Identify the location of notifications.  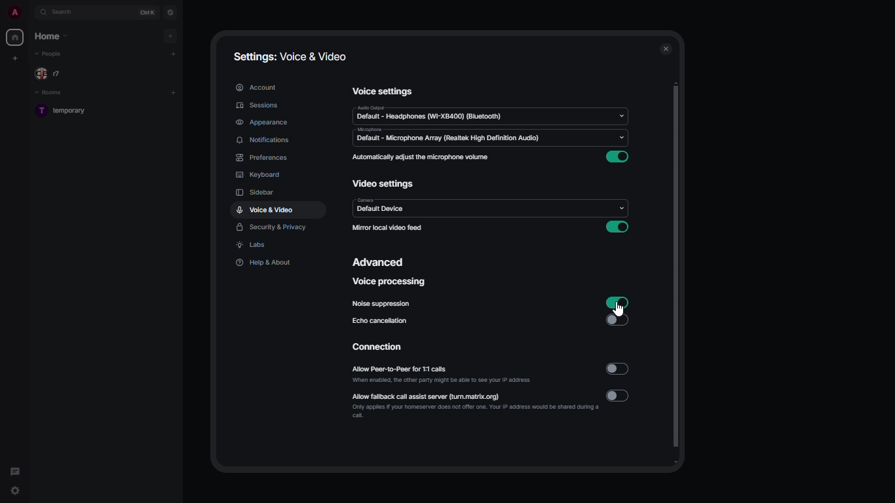
(269, 140).